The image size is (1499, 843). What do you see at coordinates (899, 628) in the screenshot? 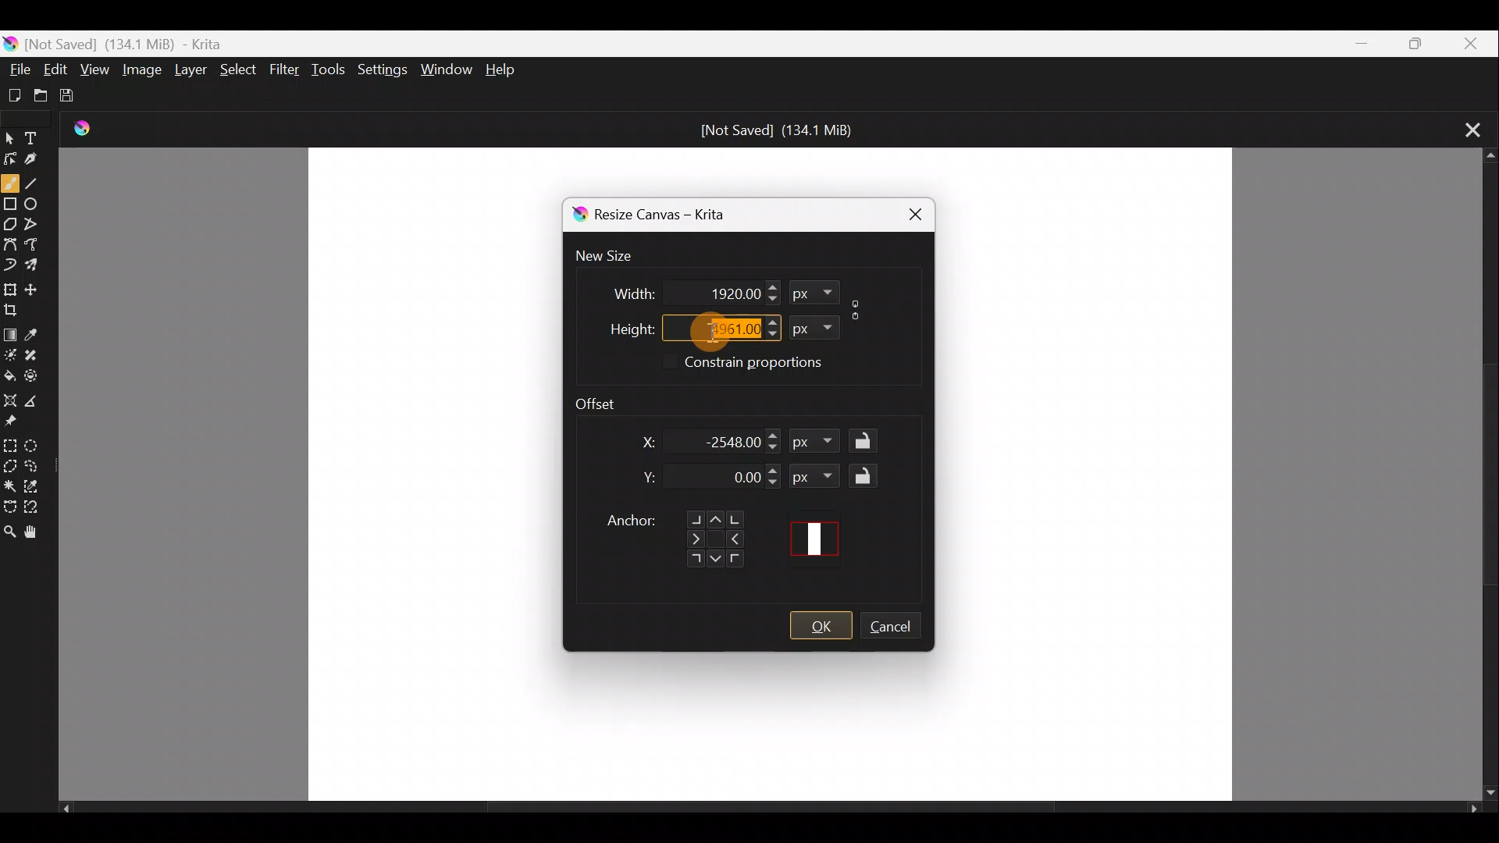
I see `Cancel` at bounding box center [899, 628].